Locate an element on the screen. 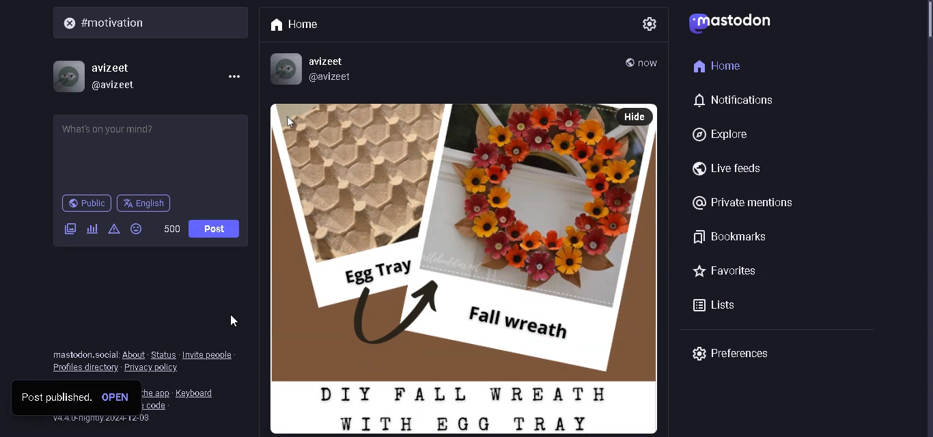 The width and height of the screenshot is (933, 437). avizeet is located at coordinates (329, 61).